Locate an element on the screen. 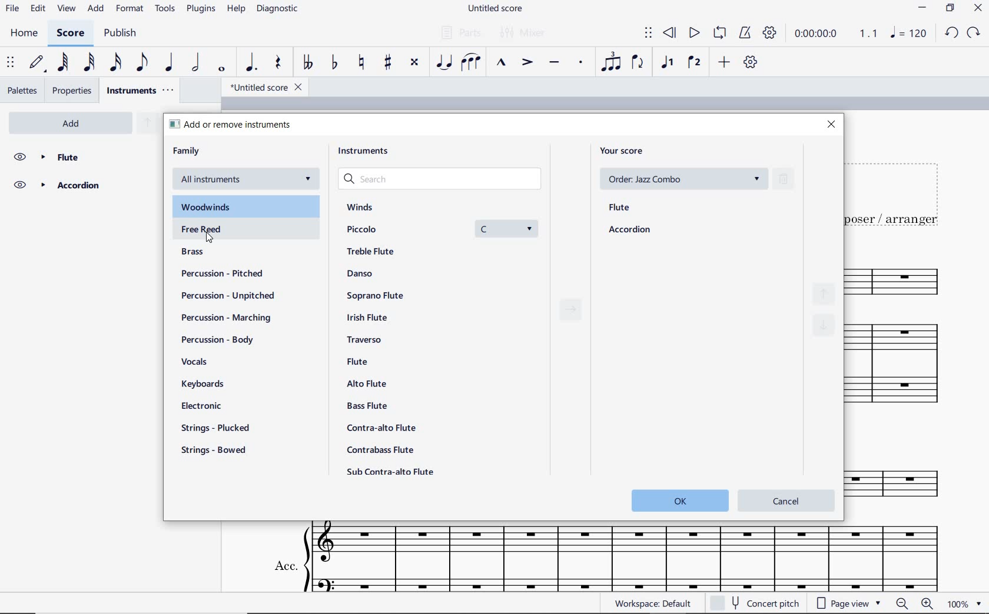 The image size is (989, 614). family is located at coordinates (187, 151).